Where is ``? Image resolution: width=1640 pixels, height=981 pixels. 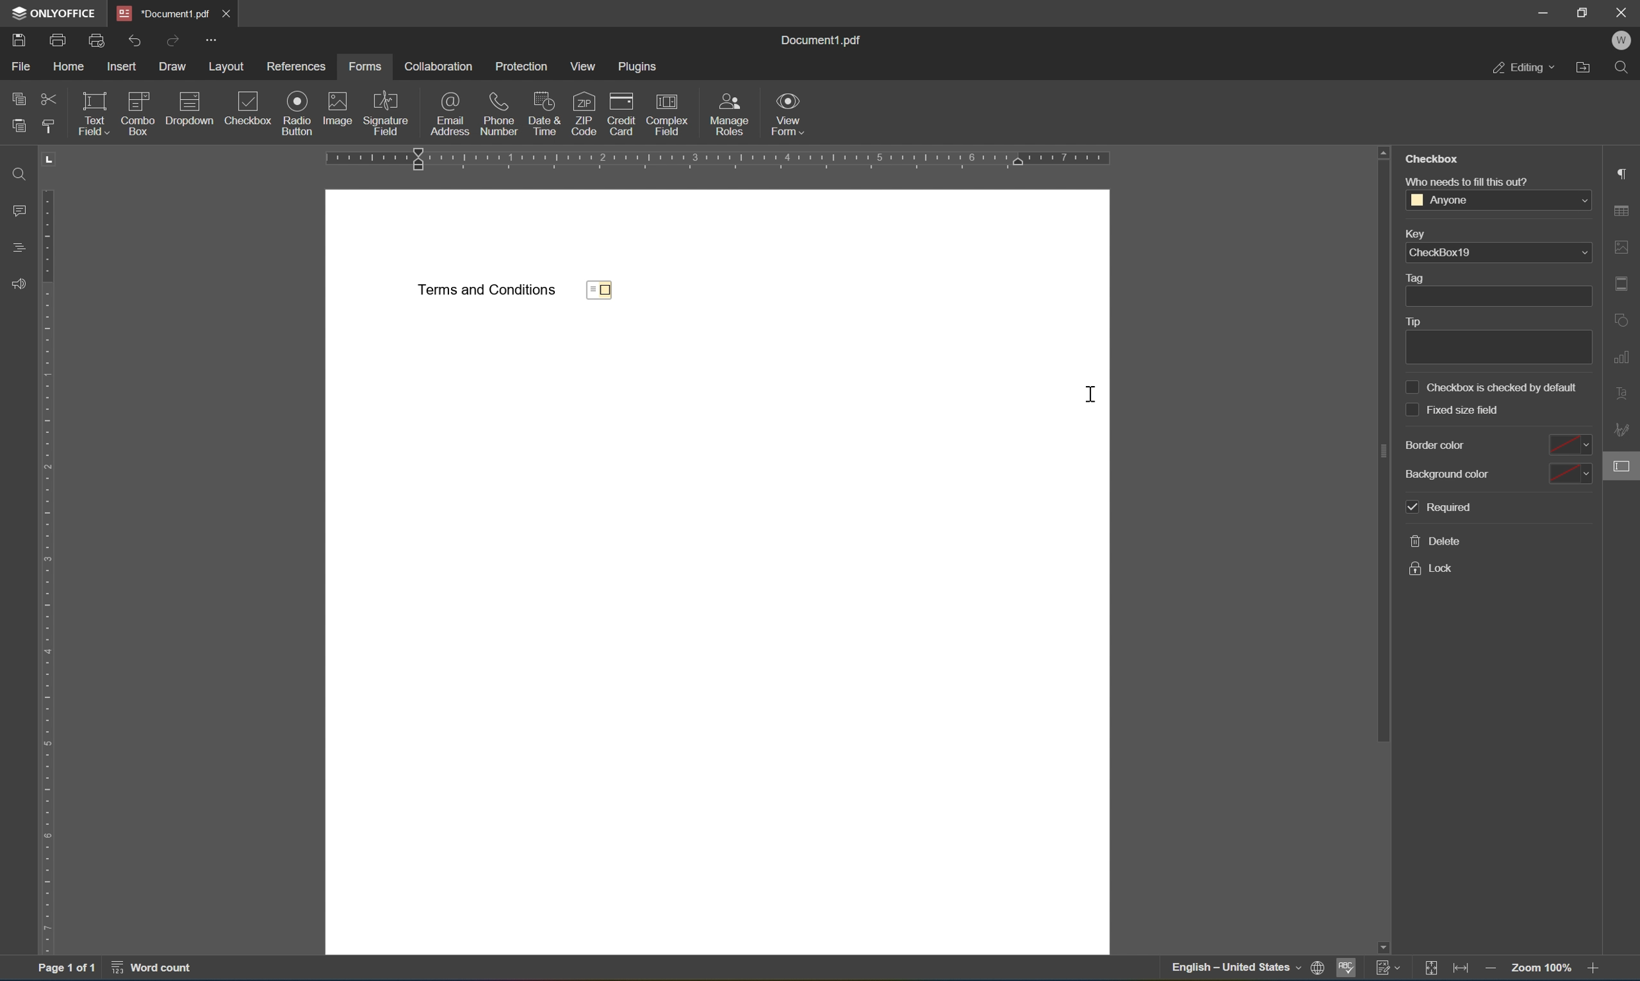  is located at coordinates (733, 113).